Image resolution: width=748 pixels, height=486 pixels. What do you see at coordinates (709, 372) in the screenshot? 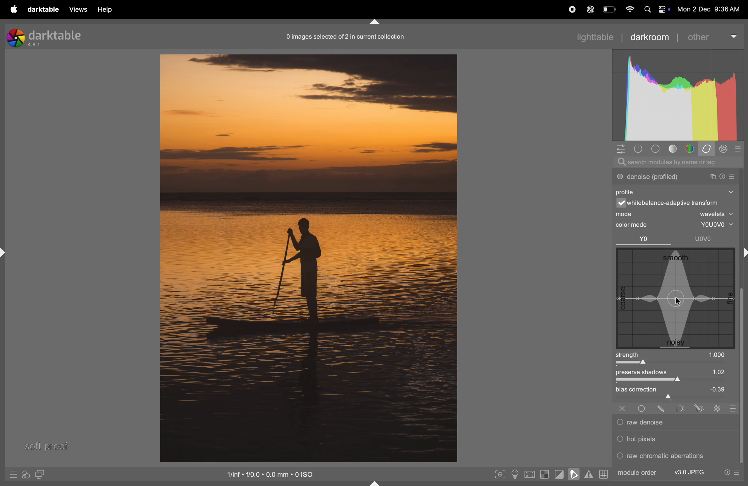
I see `1.02` at bounding box center [709, 372].